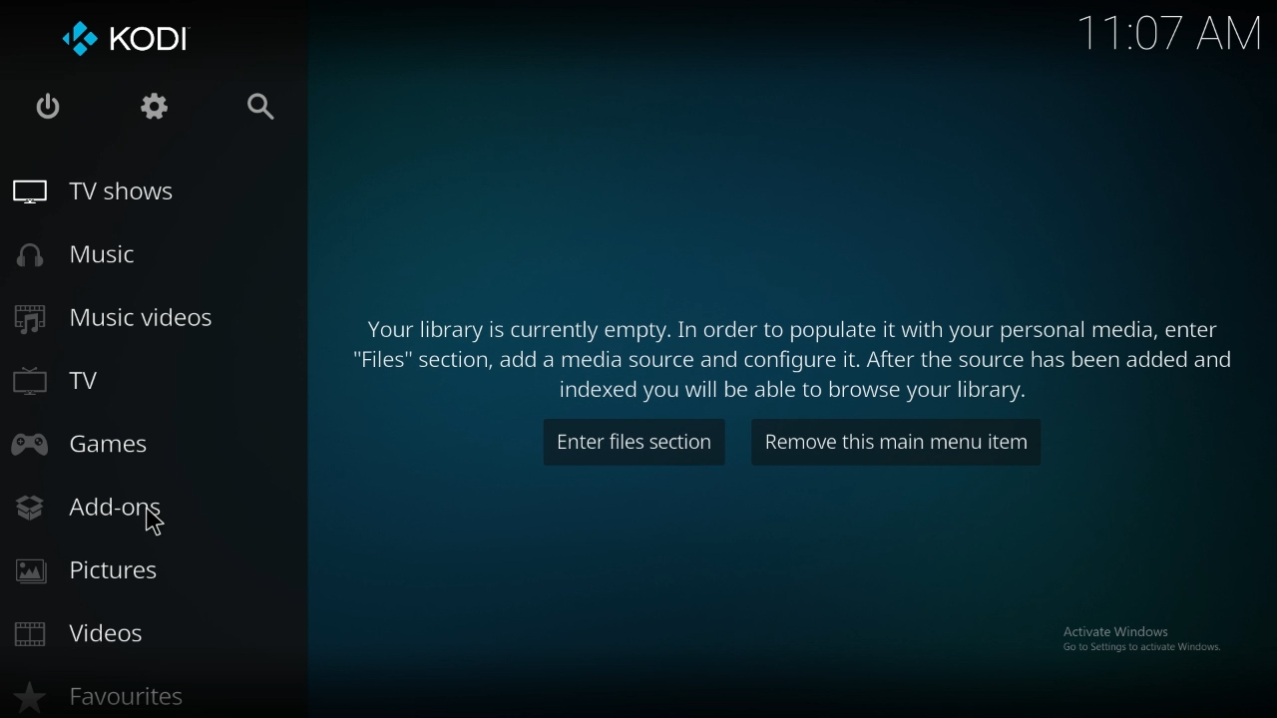 This screenshot has width=1277, height=718. What do you see at coordinates (899, 442) in the screenshot?
I see `remove item` at bounding box center [899, 442].